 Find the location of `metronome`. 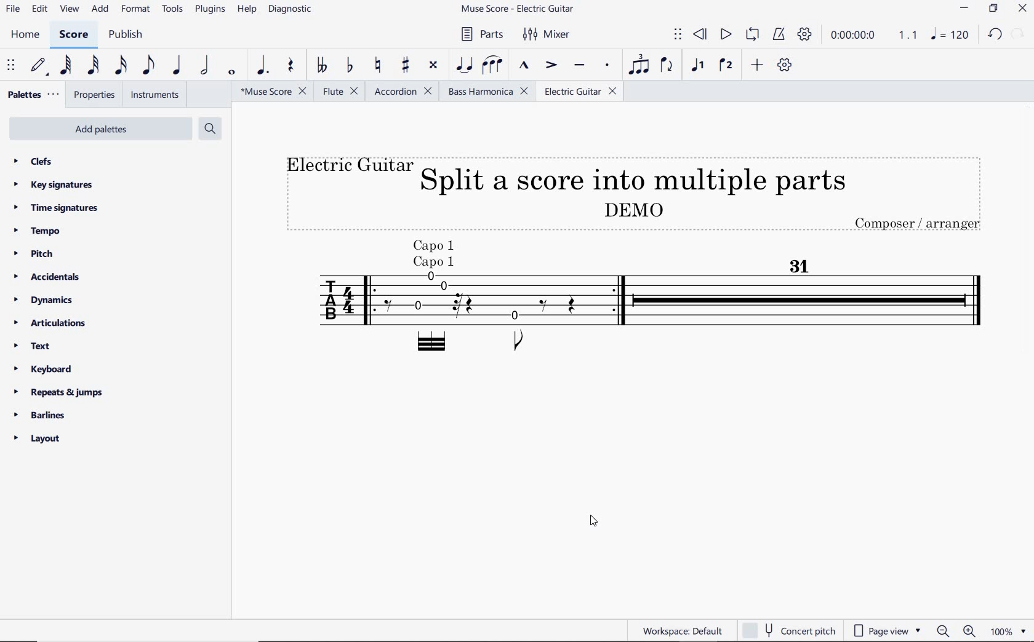

metronome is located at coordinates (779, 35).